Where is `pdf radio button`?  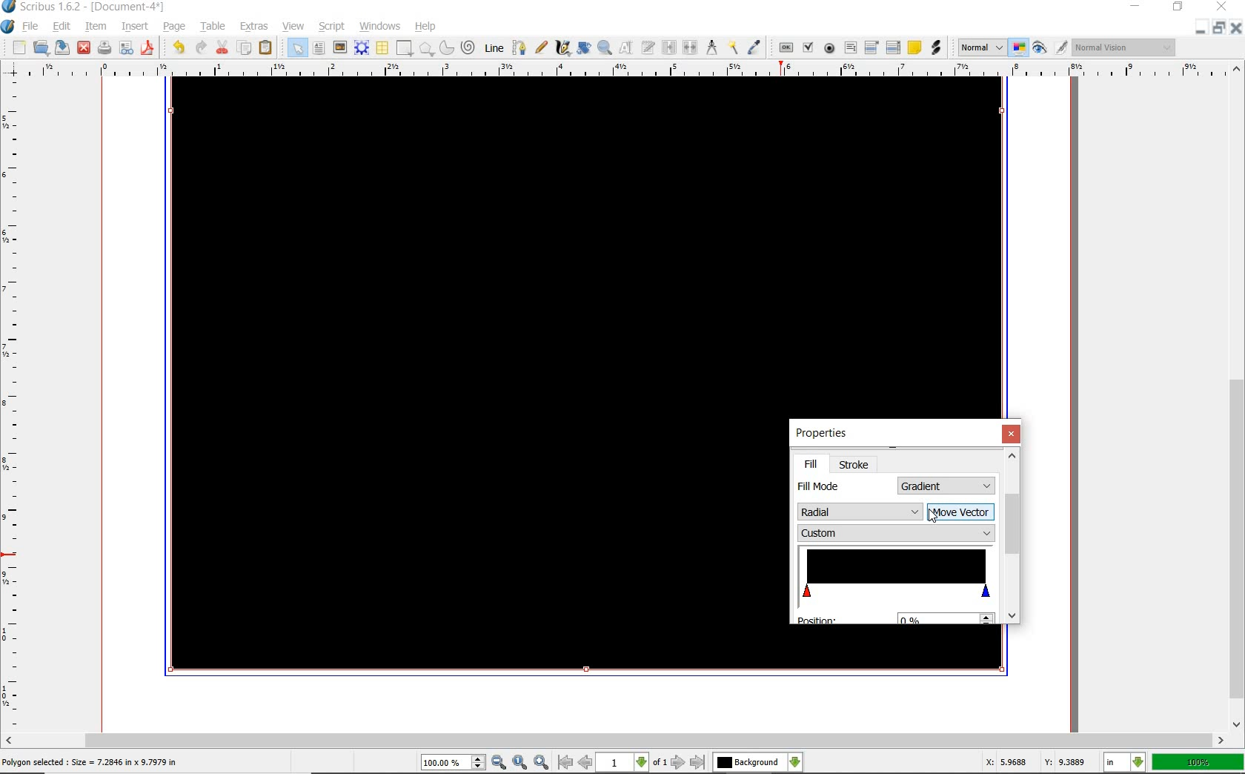 pdf radio button is located at coordinates (828, 49).